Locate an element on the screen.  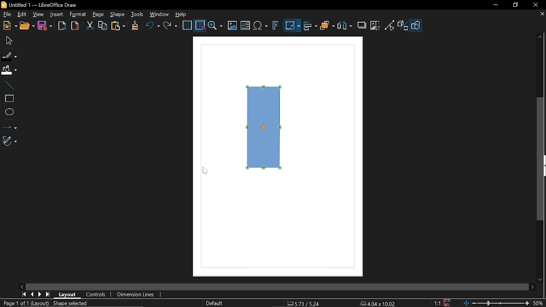
Arrange is located at coordinates (327, 26).